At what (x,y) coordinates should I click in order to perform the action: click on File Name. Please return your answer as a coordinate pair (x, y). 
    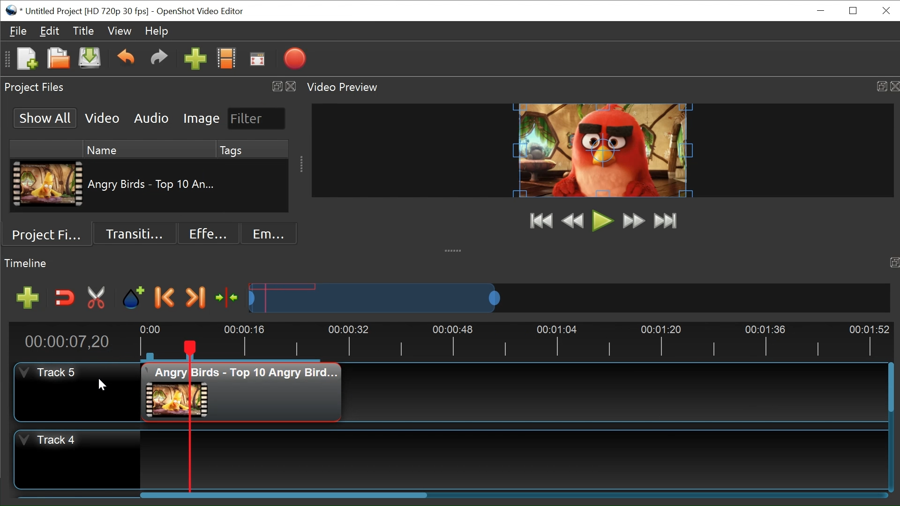
    Looking at the image, I should click on (88, 12).